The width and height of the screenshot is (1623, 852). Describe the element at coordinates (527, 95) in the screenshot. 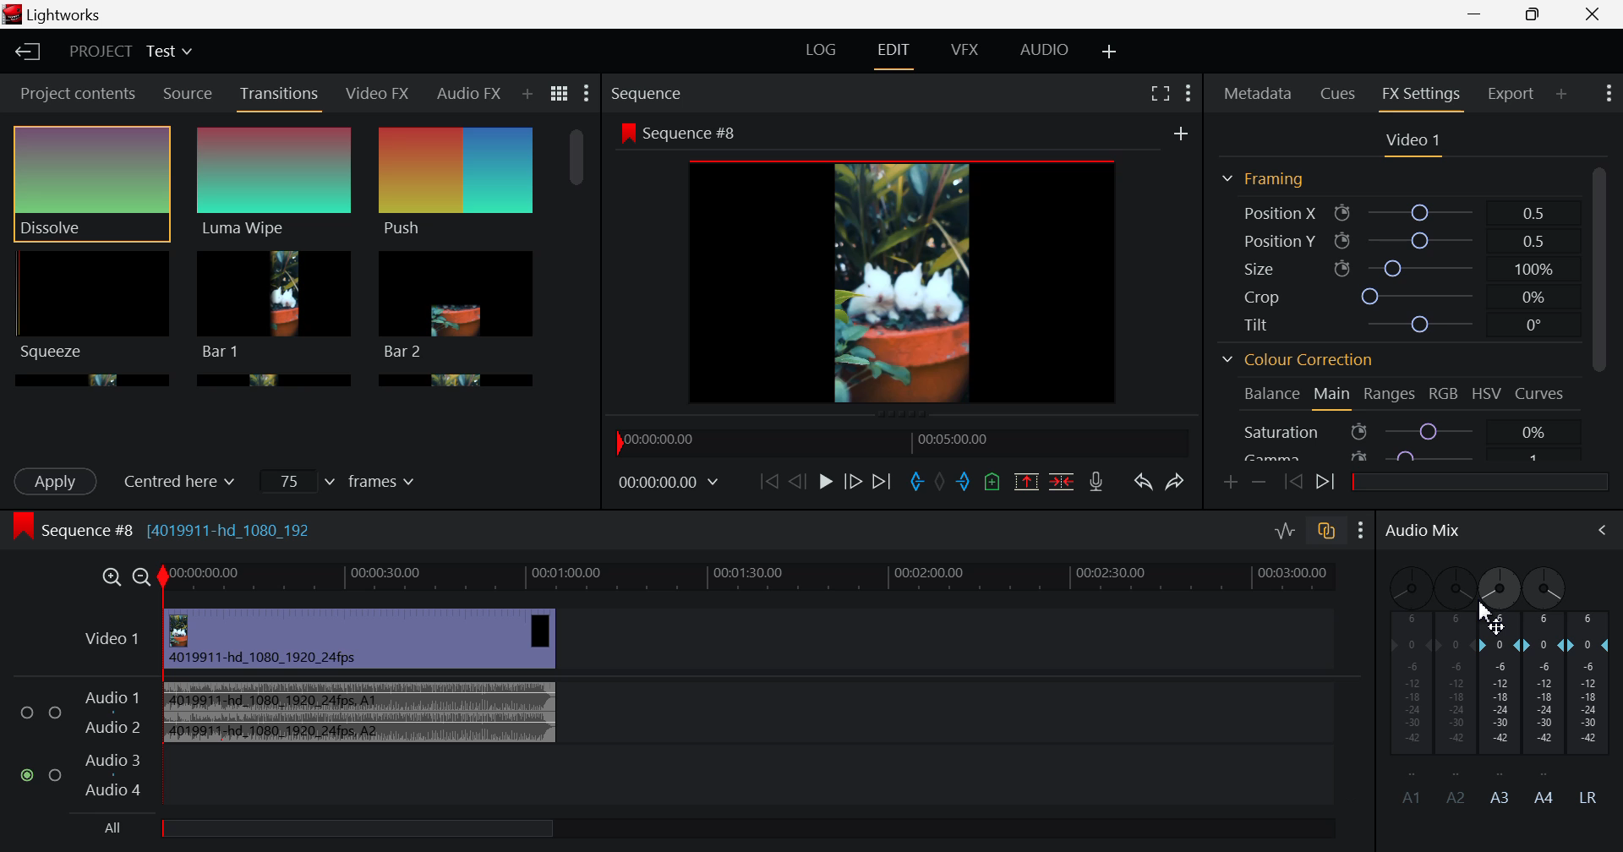

I see `Add Panel` at that location.